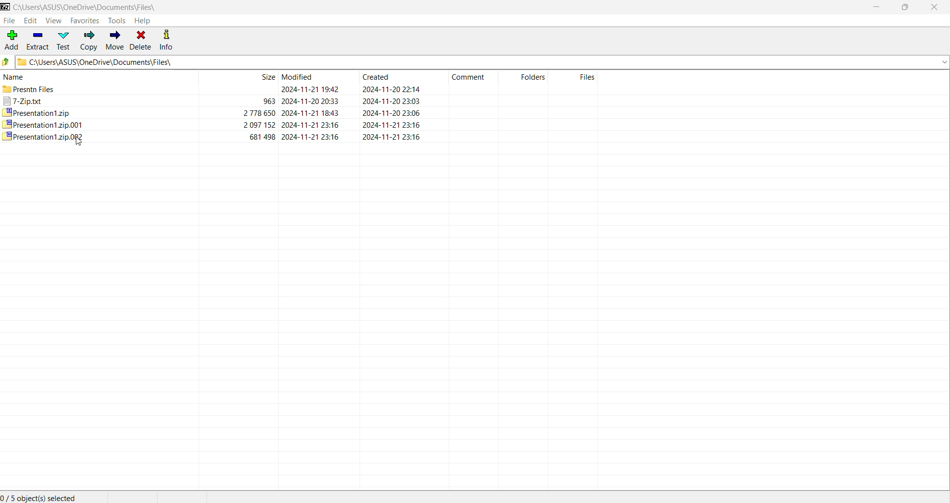  Describe the element at coordinates (89, 41) in the screenshot. I see `Copy` at that location.